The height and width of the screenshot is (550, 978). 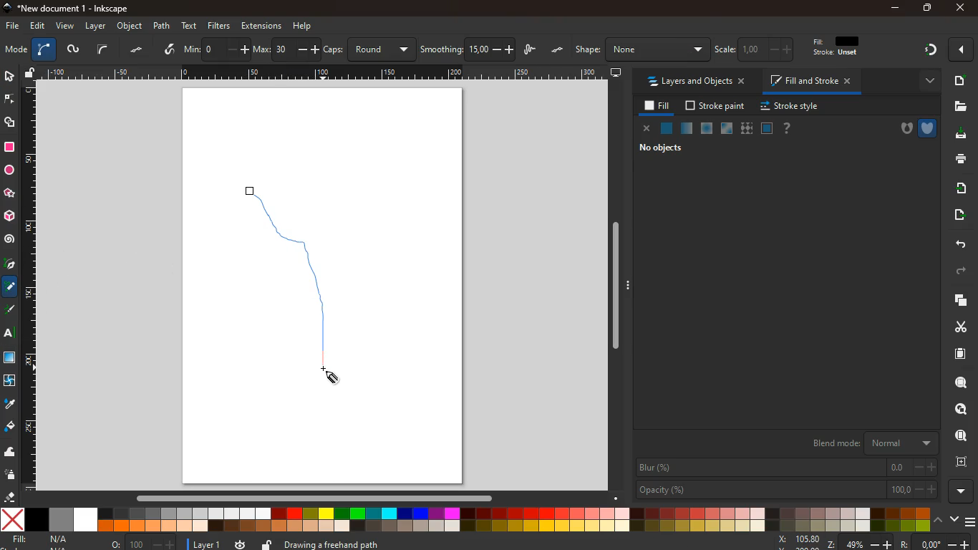 What do you see at coordinates (317, 497) in the screenshot?
I see `horizontal slider` at bounding box center [317, 497].